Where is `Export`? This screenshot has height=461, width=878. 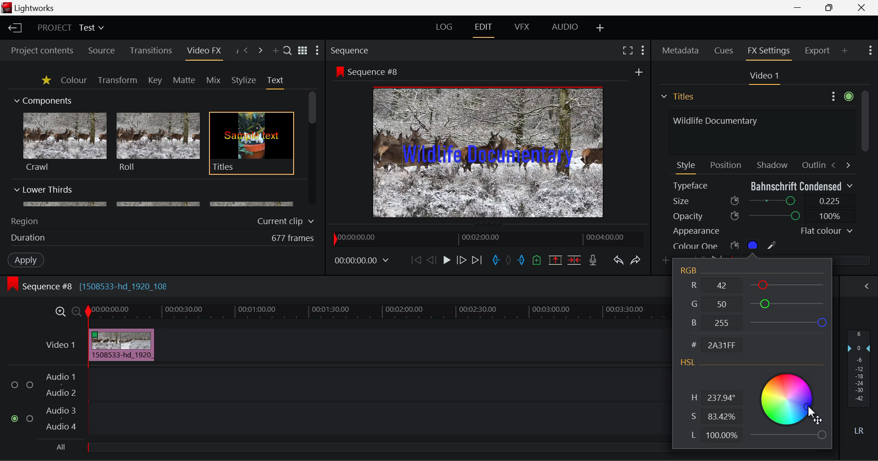 Export is located at coordinates (818, 51).